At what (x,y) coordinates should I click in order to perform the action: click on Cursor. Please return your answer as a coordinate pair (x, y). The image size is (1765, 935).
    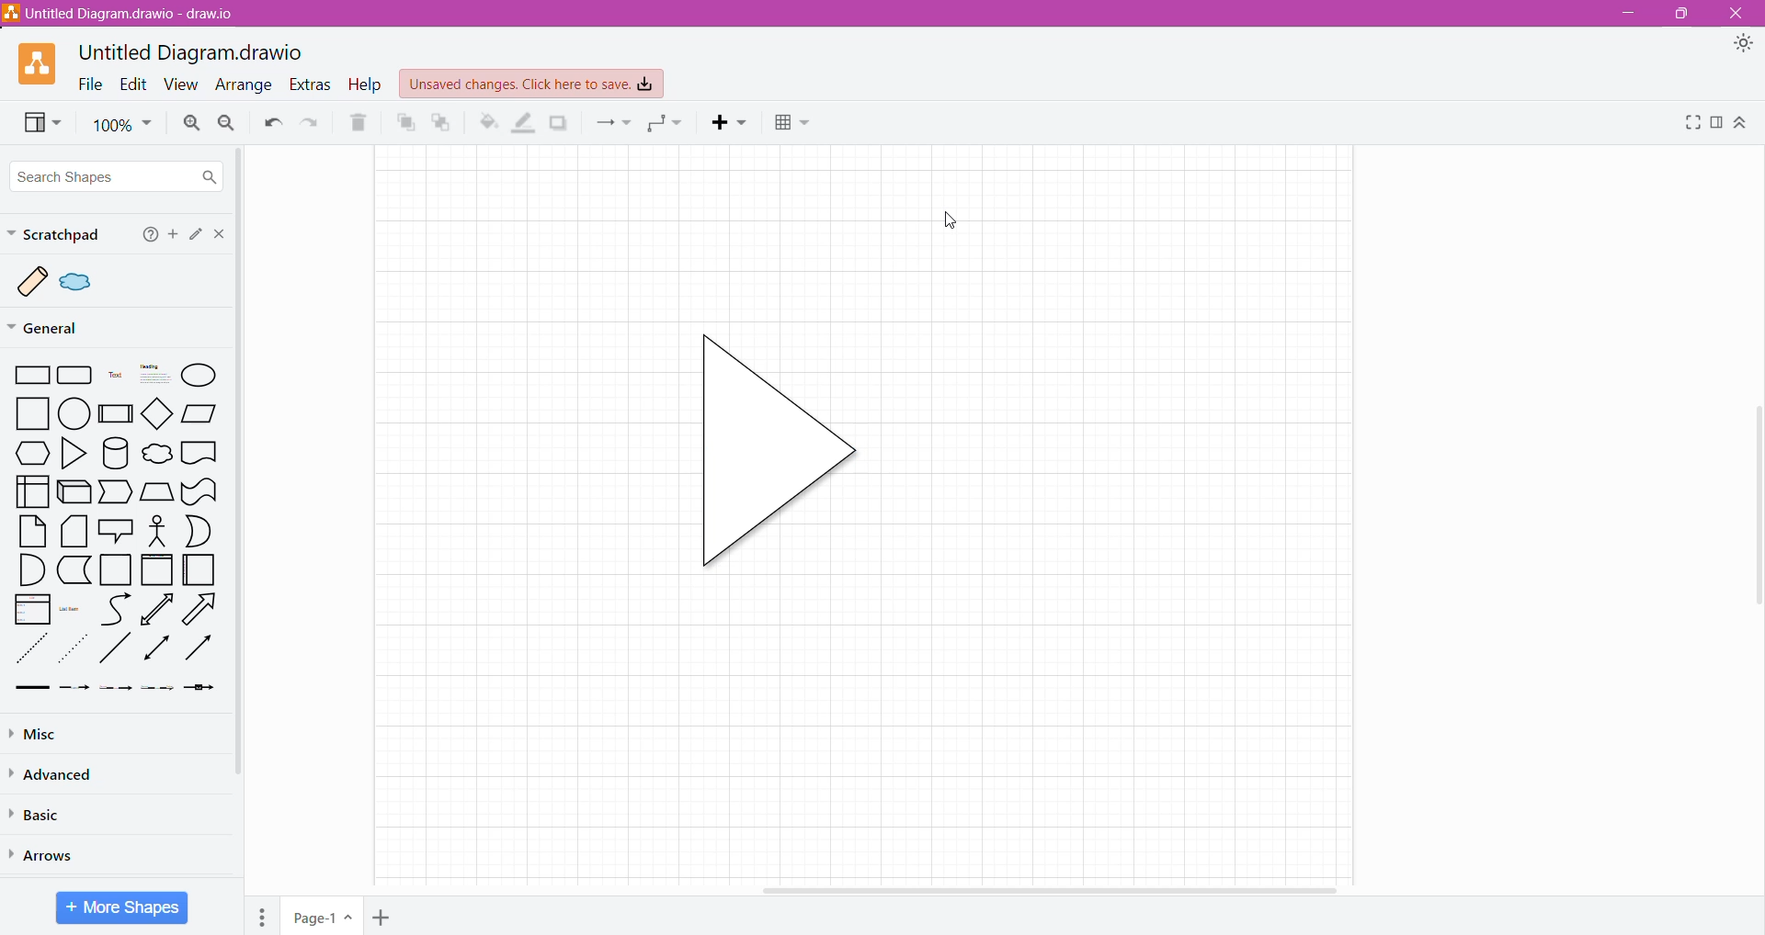
    Looking at the image, I should click on (938, 229).